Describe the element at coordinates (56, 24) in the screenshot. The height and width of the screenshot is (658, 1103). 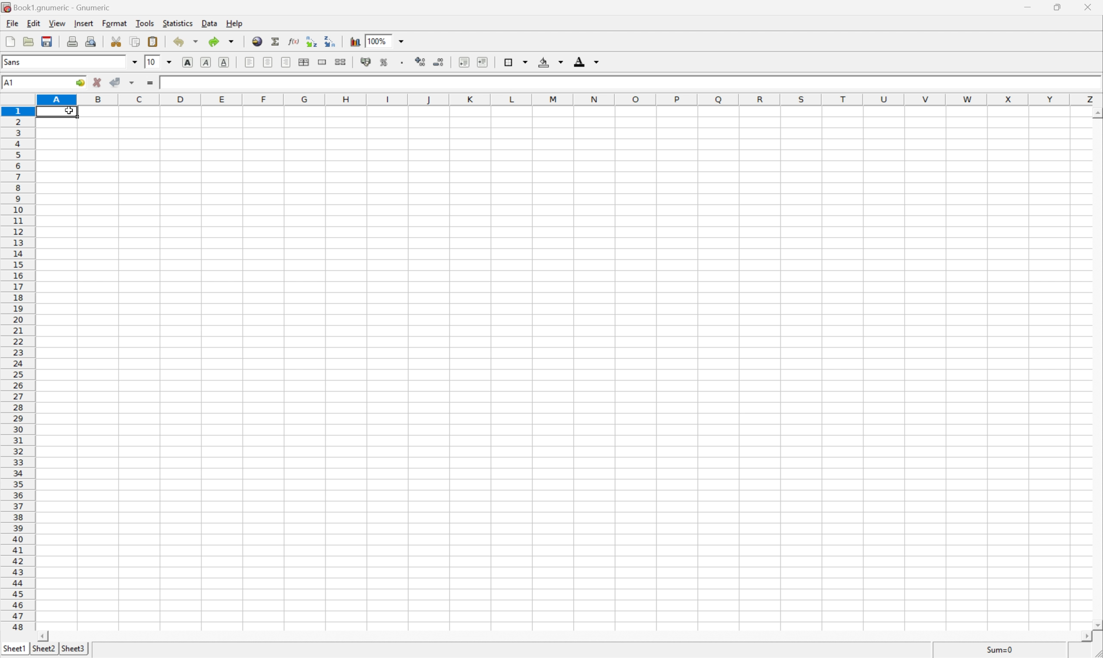
I see `view` at that location.